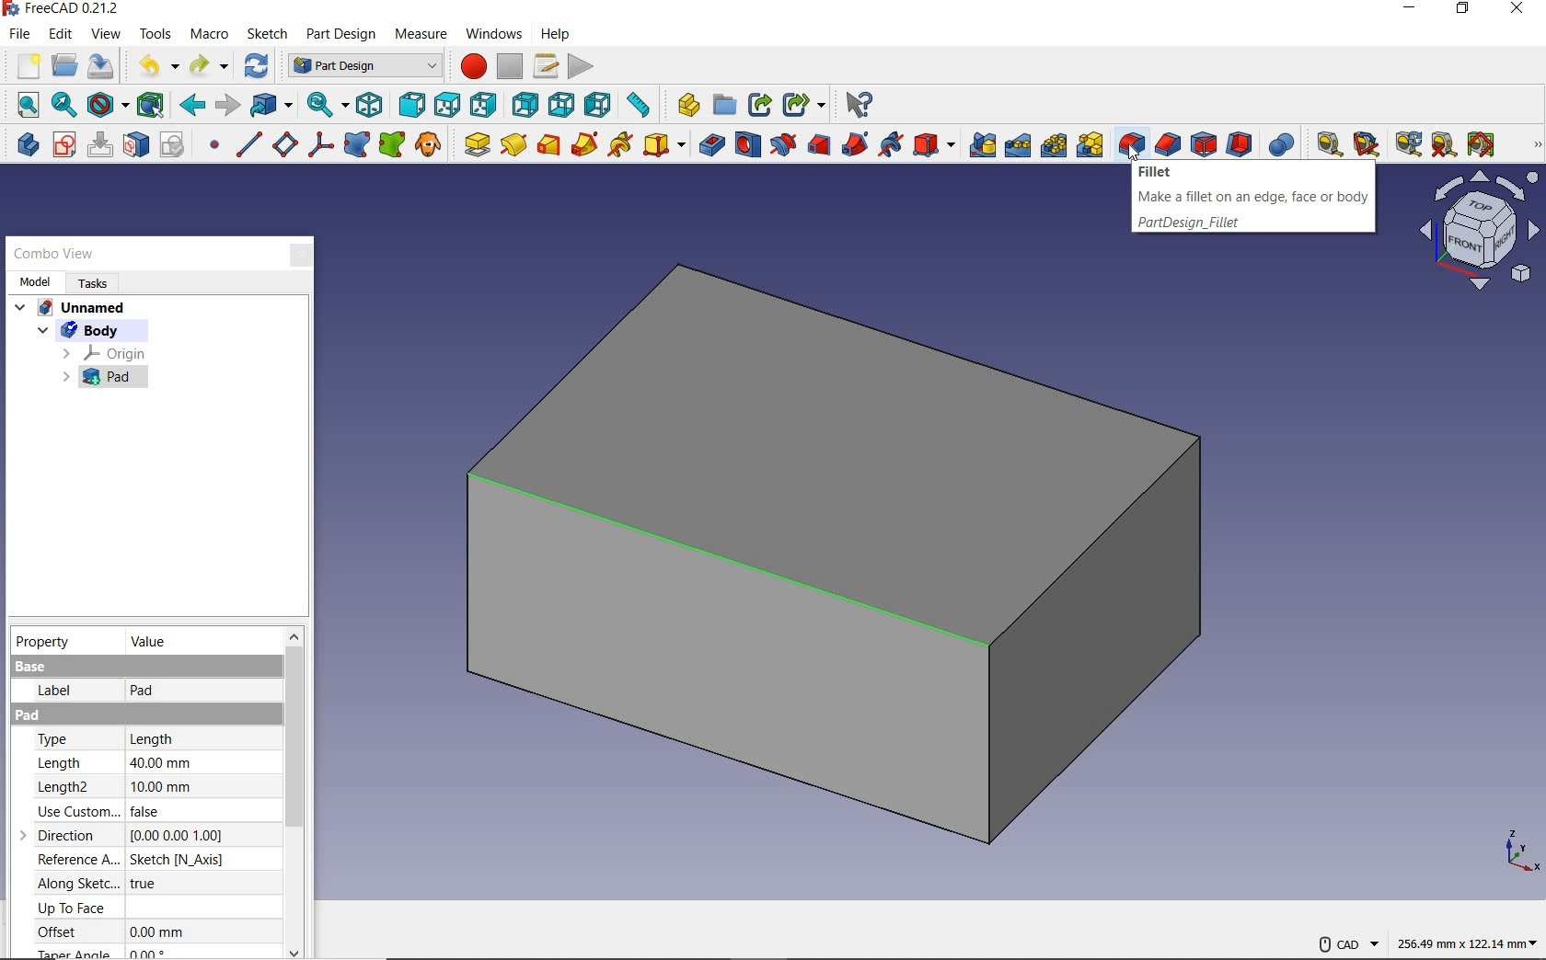 The width and height of the screenshot is (1546, 960). Describe the element at coordinates (193, 107) in the screenshot. I see `back` at that location.